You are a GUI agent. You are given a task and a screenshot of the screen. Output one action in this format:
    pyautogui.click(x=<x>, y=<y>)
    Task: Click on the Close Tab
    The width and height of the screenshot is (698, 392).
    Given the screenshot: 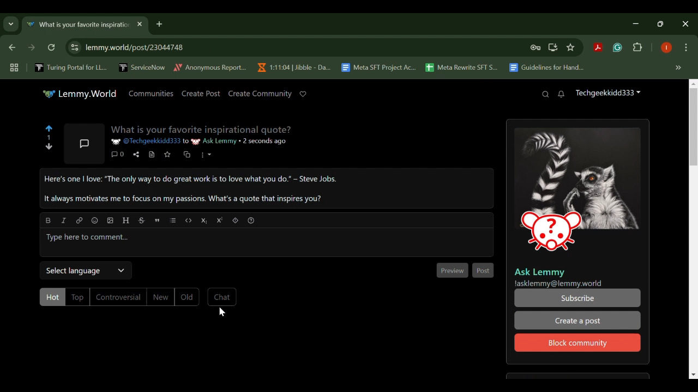 What is the action you would take?
    pyautogui.click(x=139, y=24)
    